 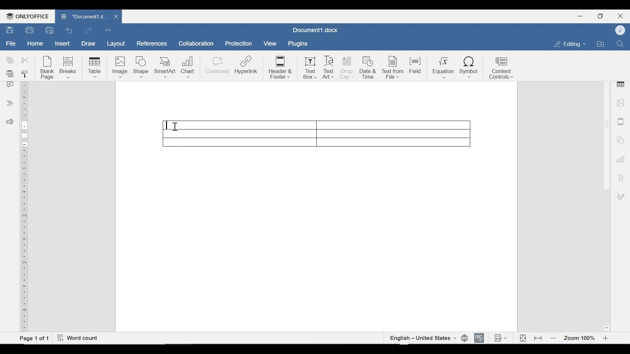 I want to click on Customize Quick Access Toolbar, so click(x=108, y=30).